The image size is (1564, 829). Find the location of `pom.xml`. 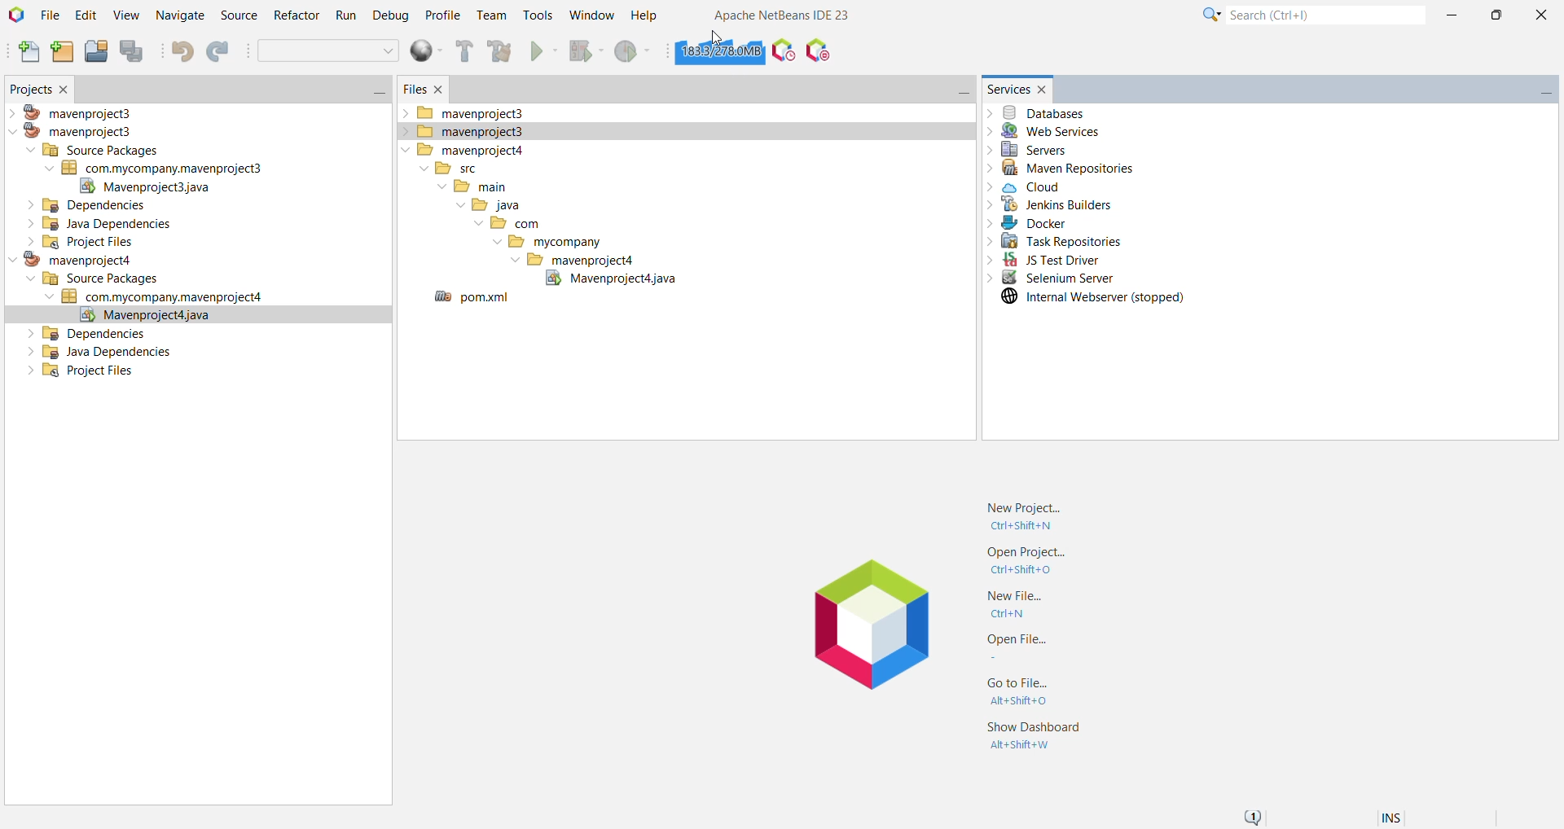

pom.xml is located at coordinates (472, 299).